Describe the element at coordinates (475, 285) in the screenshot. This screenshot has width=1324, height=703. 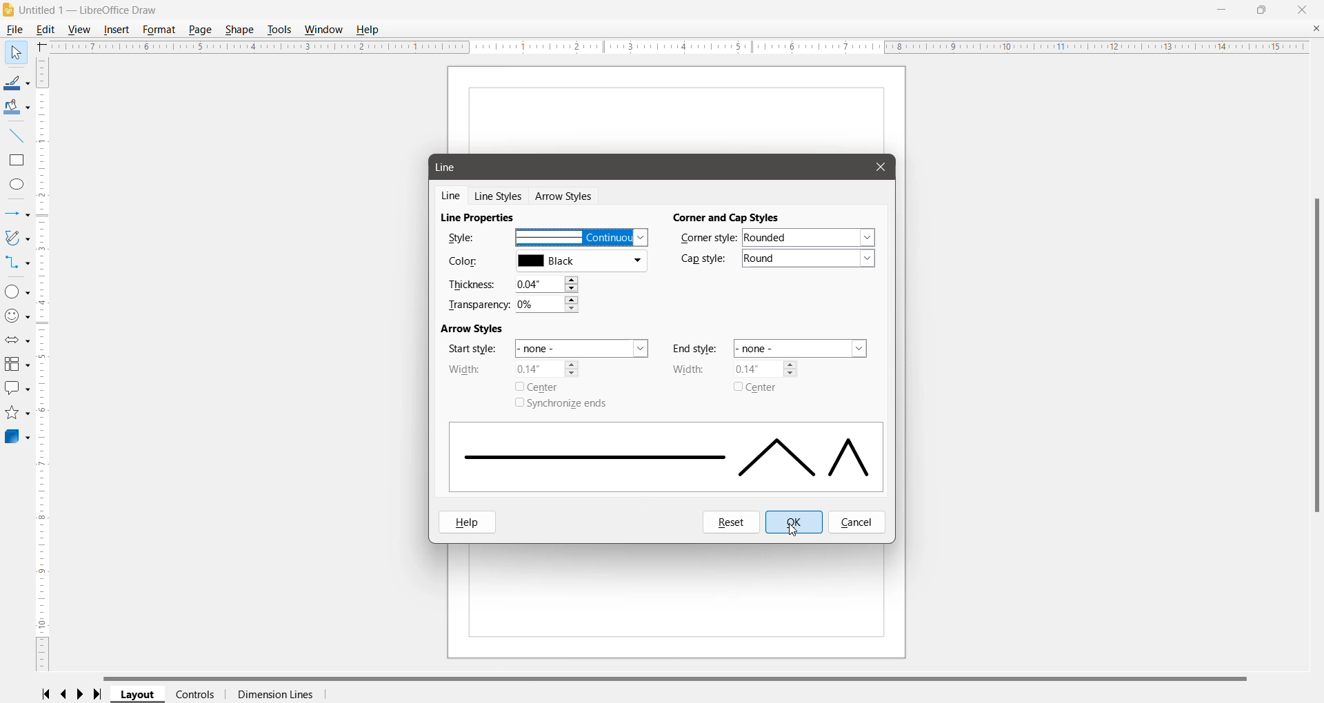
I see `Thickness` at that location.